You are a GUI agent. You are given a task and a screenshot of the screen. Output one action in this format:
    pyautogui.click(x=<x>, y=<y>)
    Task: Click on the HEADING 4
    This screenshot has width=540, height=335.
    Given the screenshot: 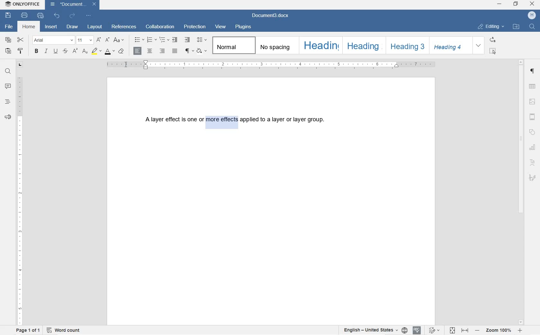 What is the action you would take?
    pyautogui.click(x=450, y=46)
    